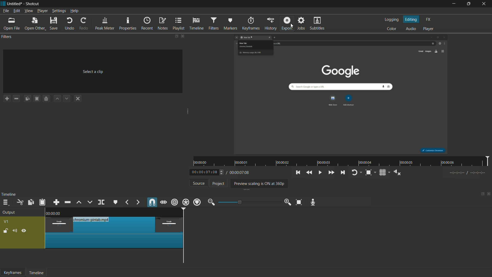  Describe the element at coordinates (298, 172) in the screenshot. I see `skip to the previous point` at that location.